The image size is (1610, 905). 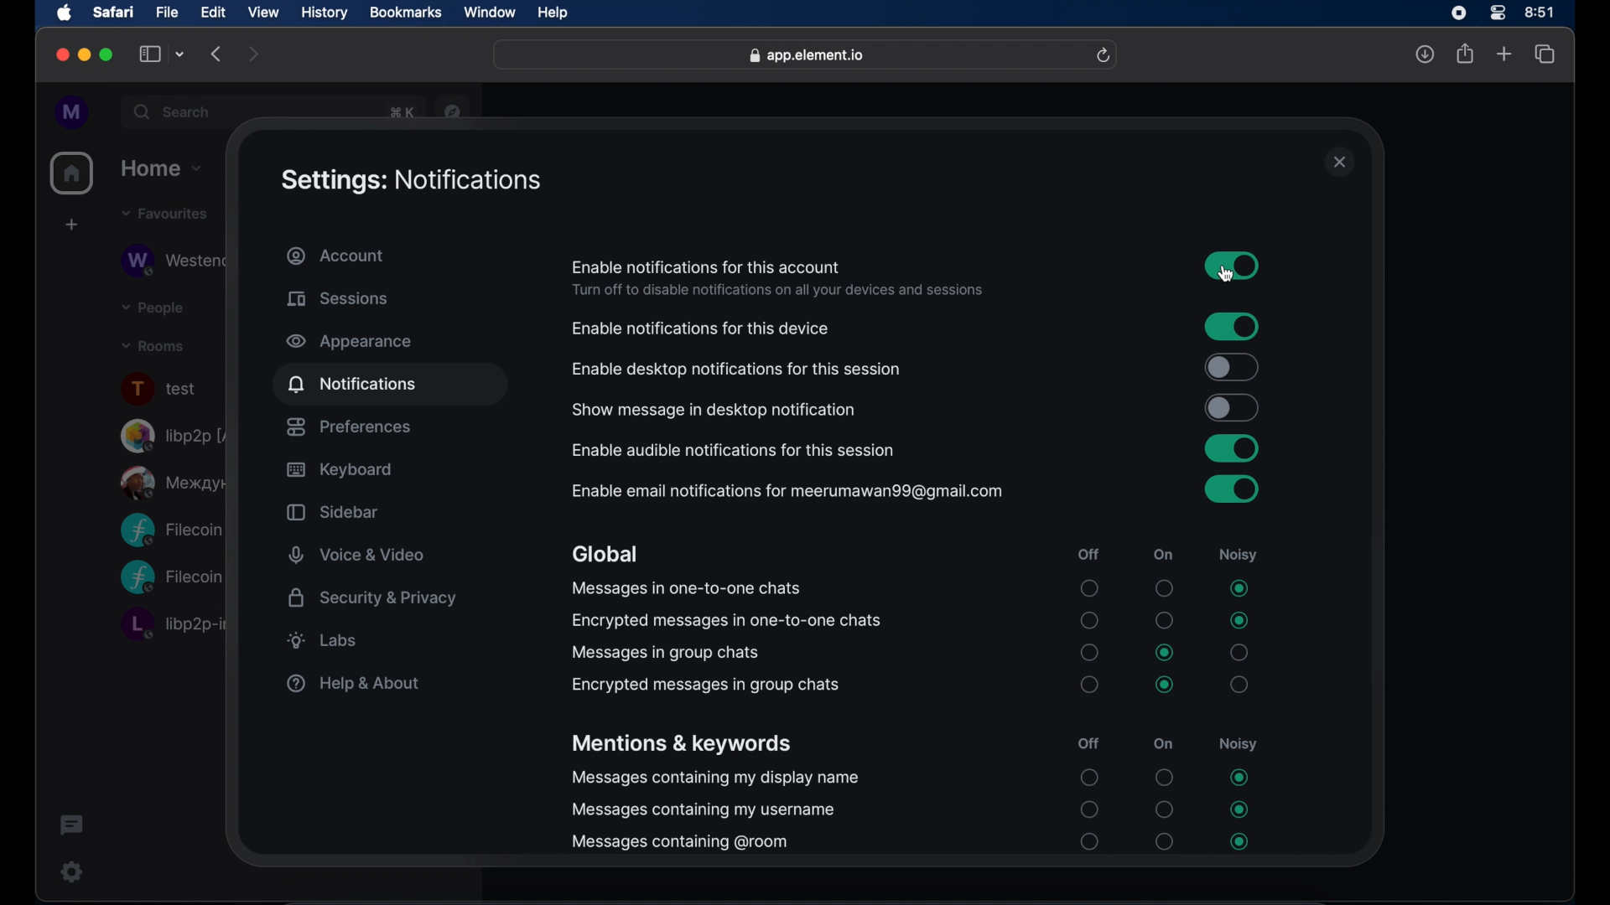 What do you see at coordinates (1089, 809) in the screenshot?
I see `radio button` at bounding box center [1089, 809].